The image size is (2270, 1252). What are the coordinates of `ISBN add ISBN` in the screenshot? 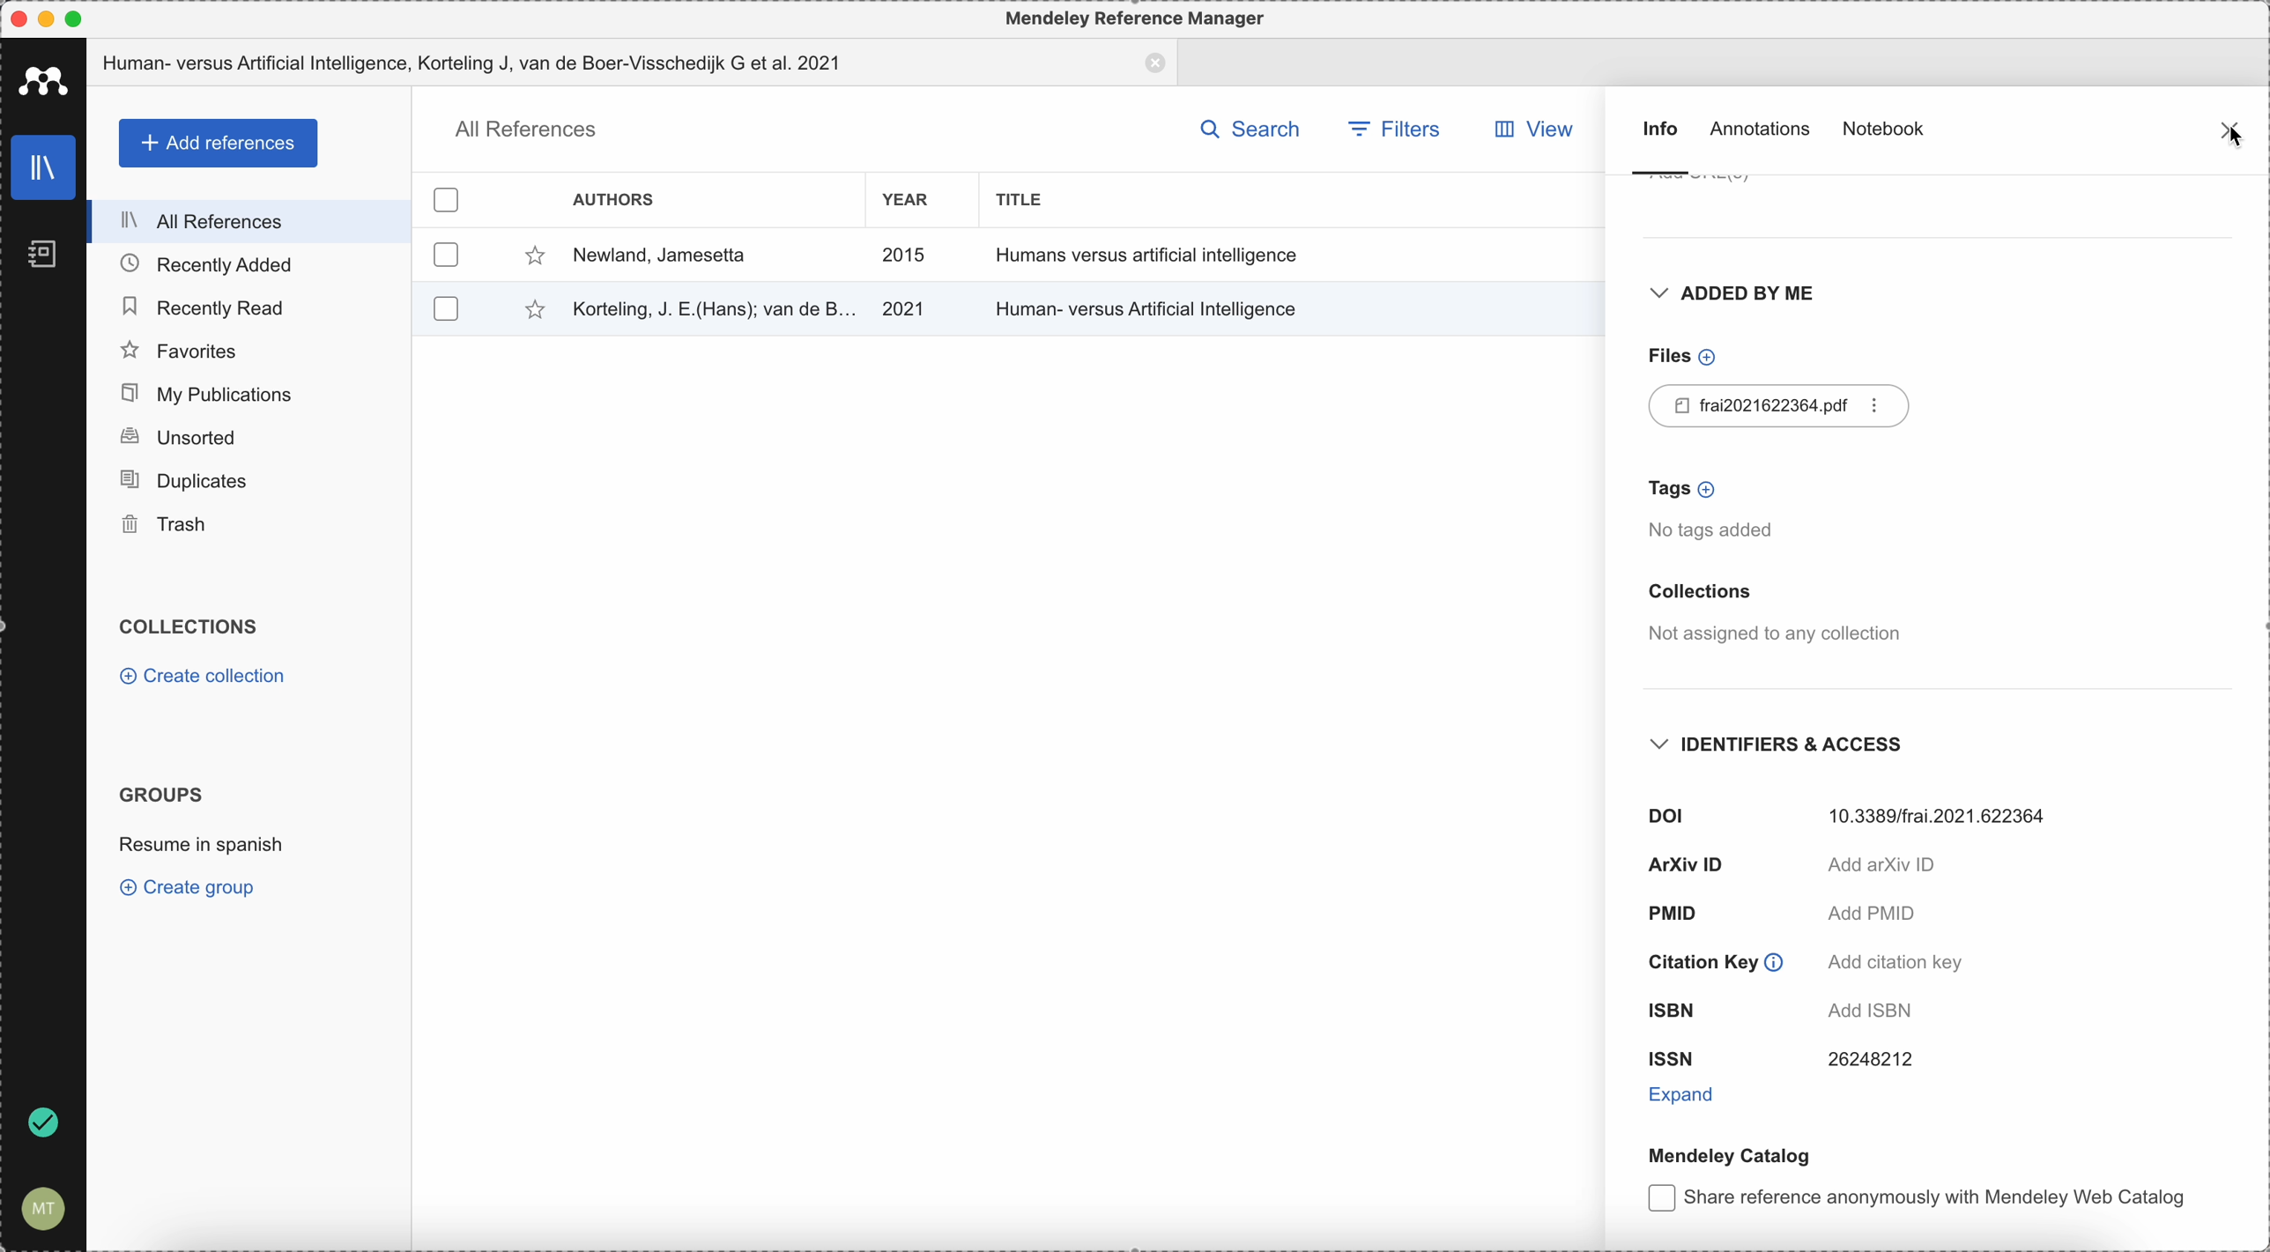 It's located at (1795, 1008).